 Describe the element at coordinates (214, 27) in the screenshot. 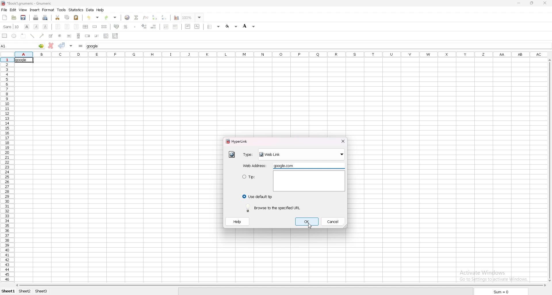

I see `border` at that location.